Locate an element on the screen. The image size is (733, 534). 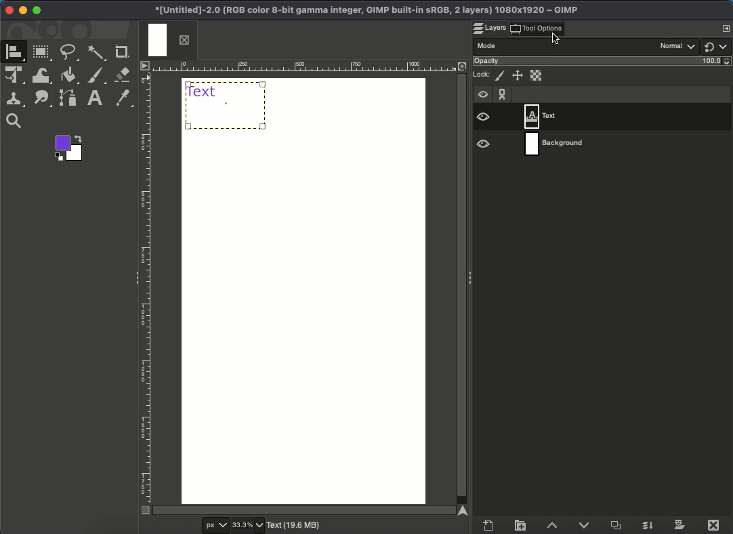
Mask is located at coordinates (680, 525).